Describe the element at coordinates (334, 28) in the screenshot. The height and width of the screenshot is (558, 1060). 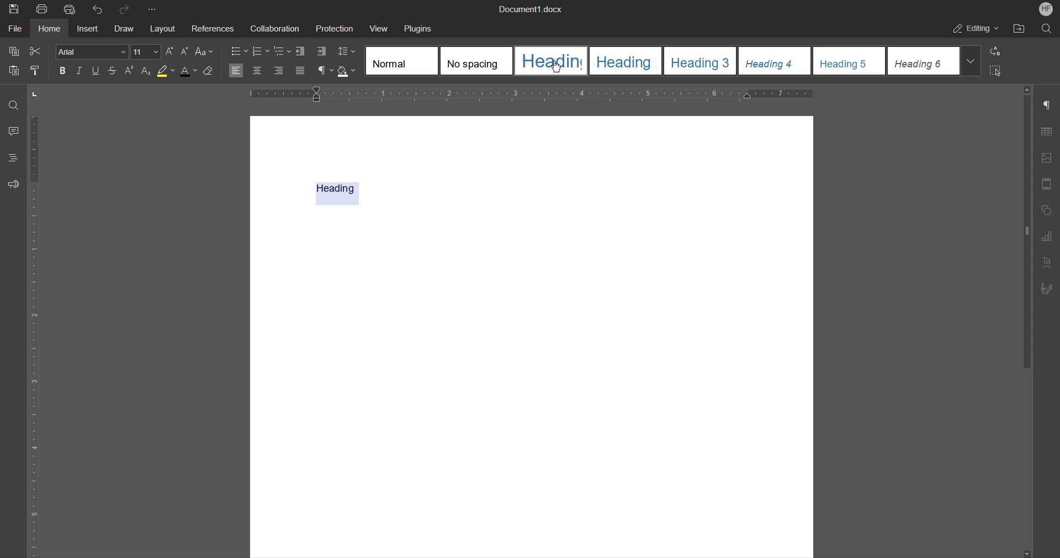
I see `Protection` at that location.